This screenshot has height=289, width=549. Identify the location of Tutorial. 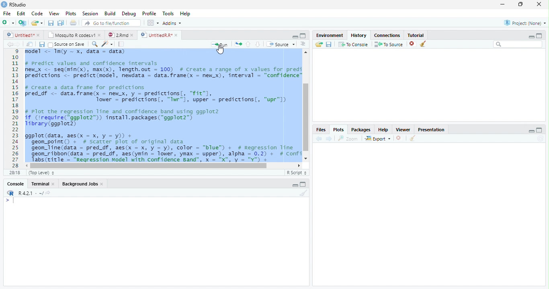
(416, 35).